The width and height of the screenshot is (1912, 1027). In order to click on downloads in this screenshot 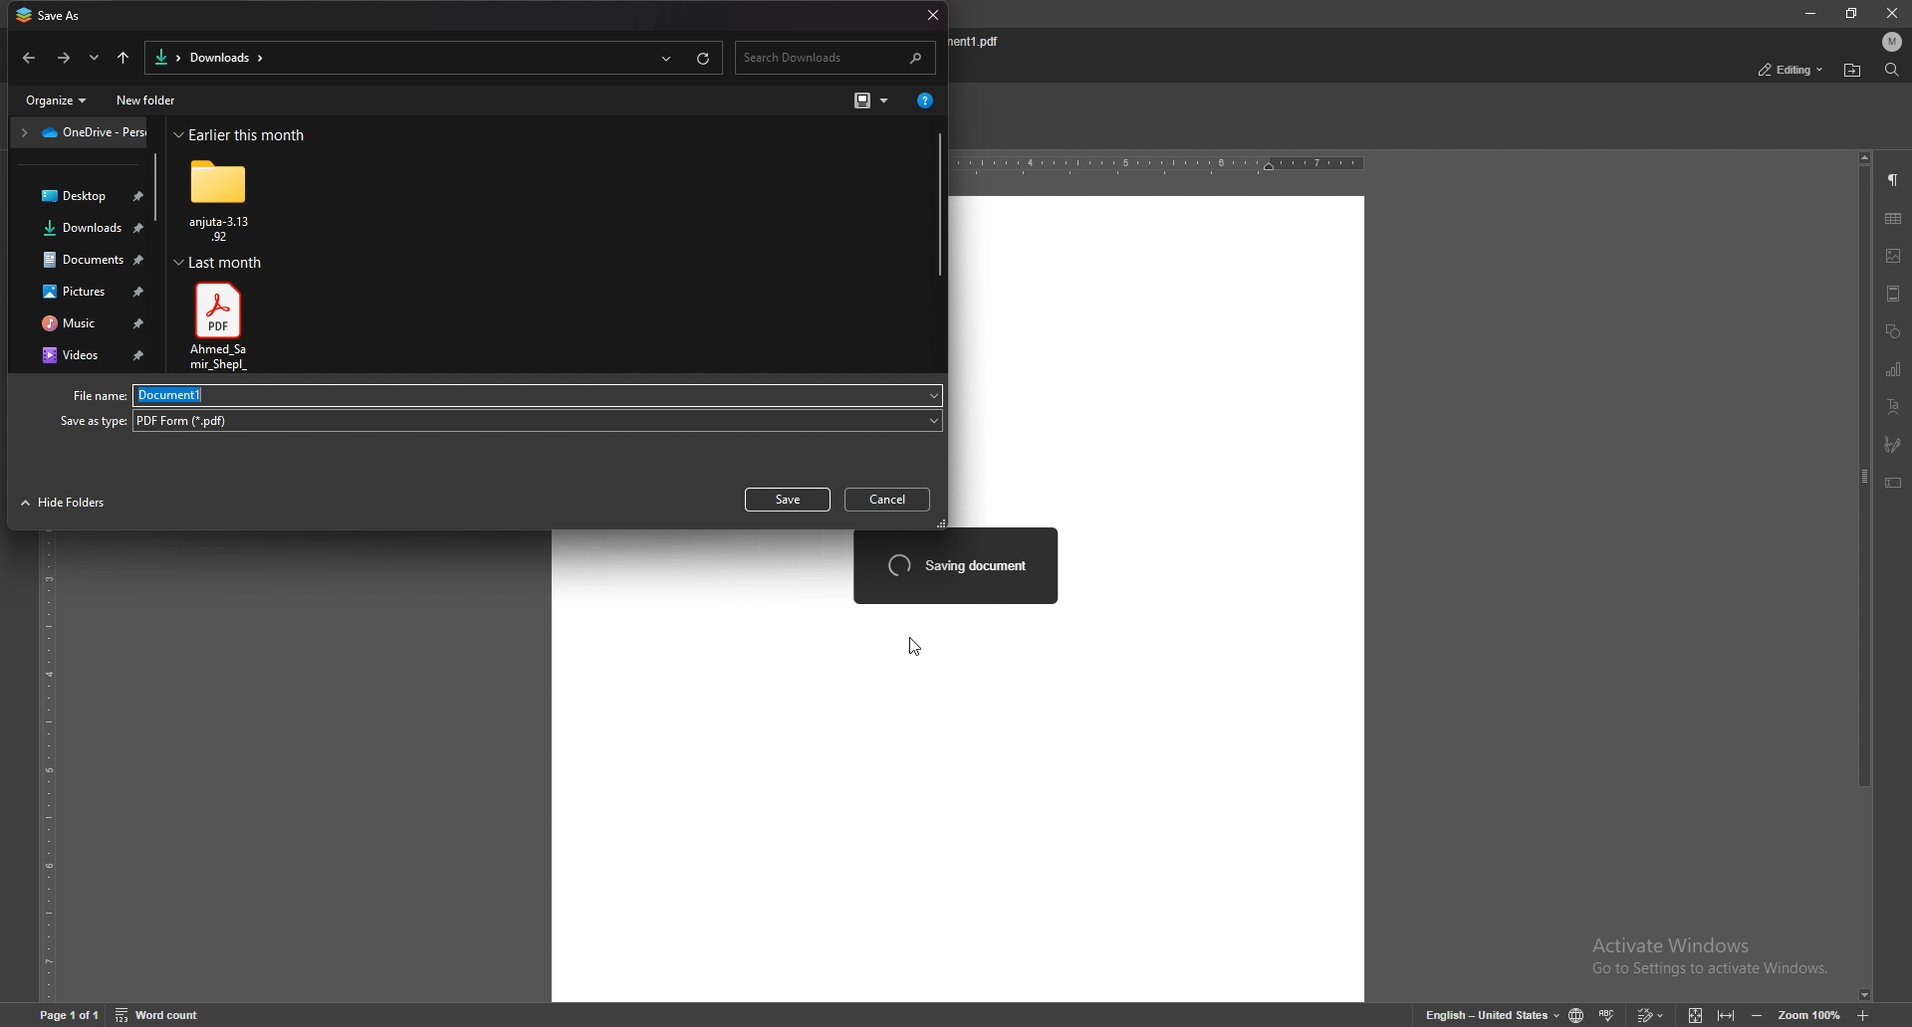, I will do `click(85, 230)`.